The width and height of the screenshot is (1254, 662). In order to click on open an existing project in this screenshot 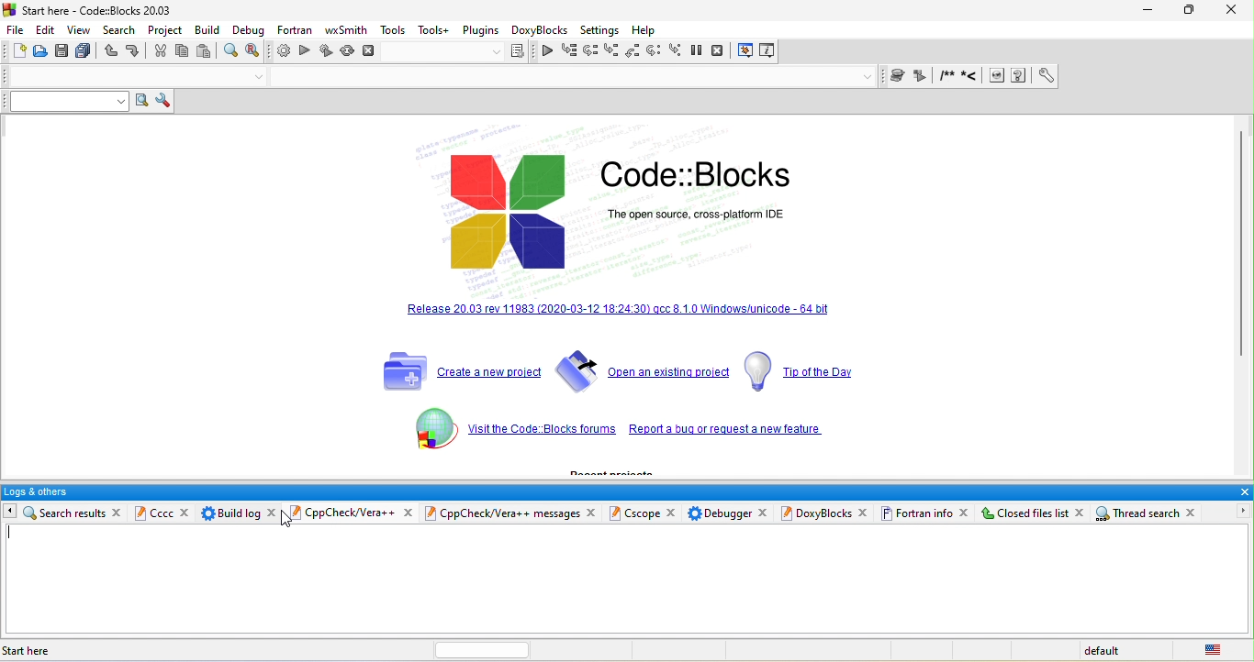, I will do `click(642, 370)`.